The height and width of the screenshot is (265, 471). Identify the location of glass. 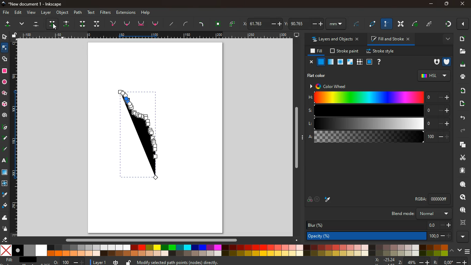
(351, 62).